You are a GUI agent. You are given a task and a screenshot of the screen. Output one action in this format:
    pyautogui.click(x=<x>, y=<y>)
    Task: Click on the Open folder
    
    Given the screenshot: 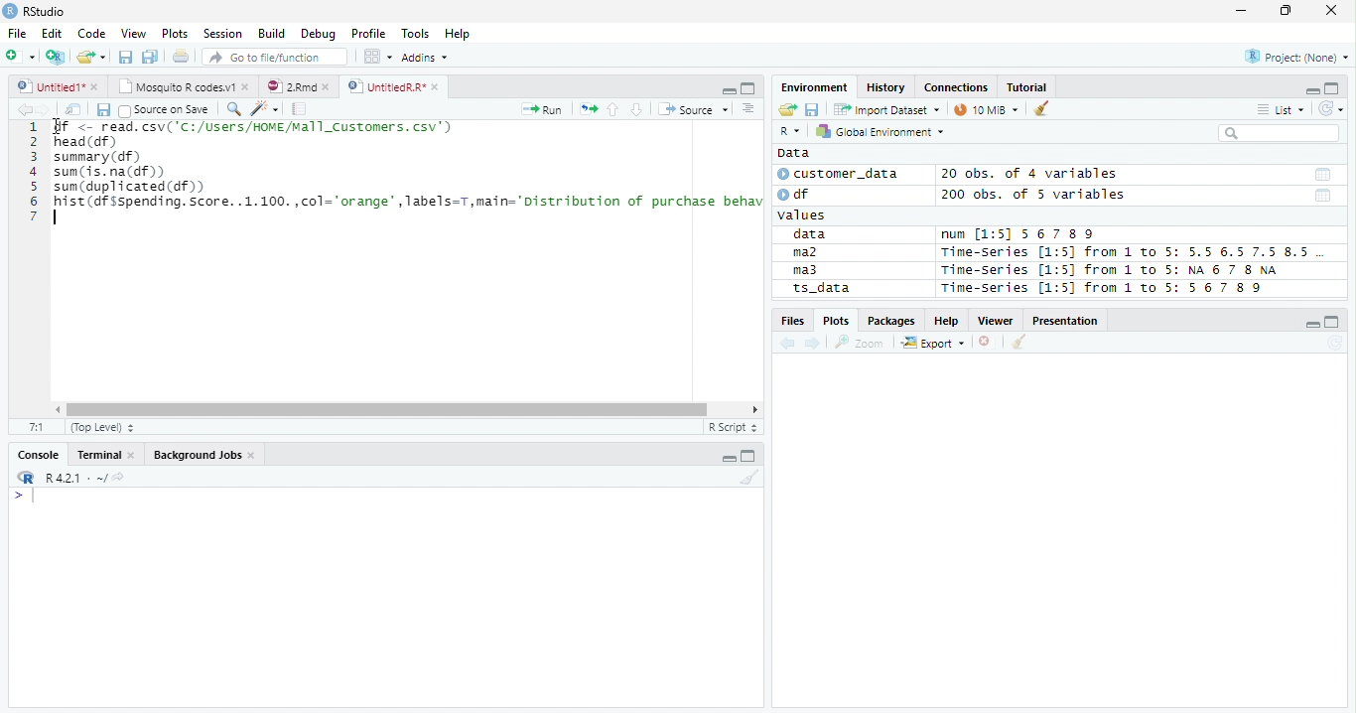 What is the action you would take?
    pyautogui.click(x=785, y=110)
    